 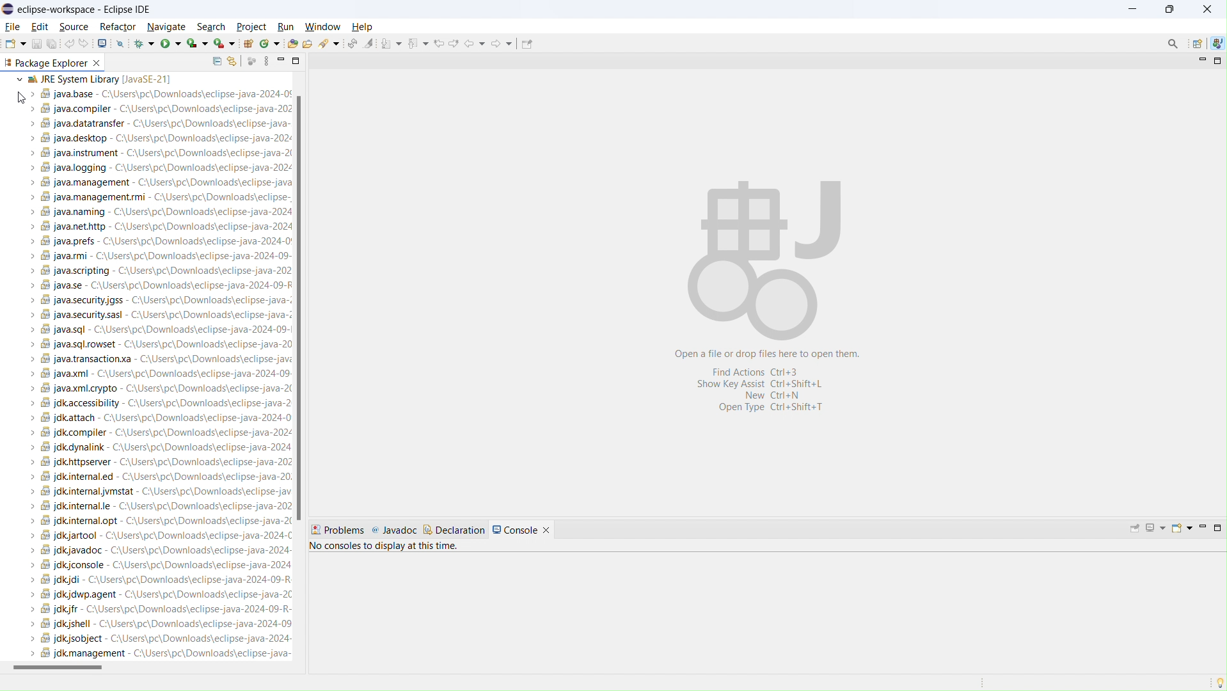 I want to click on debug, so click(x=143, y=45).